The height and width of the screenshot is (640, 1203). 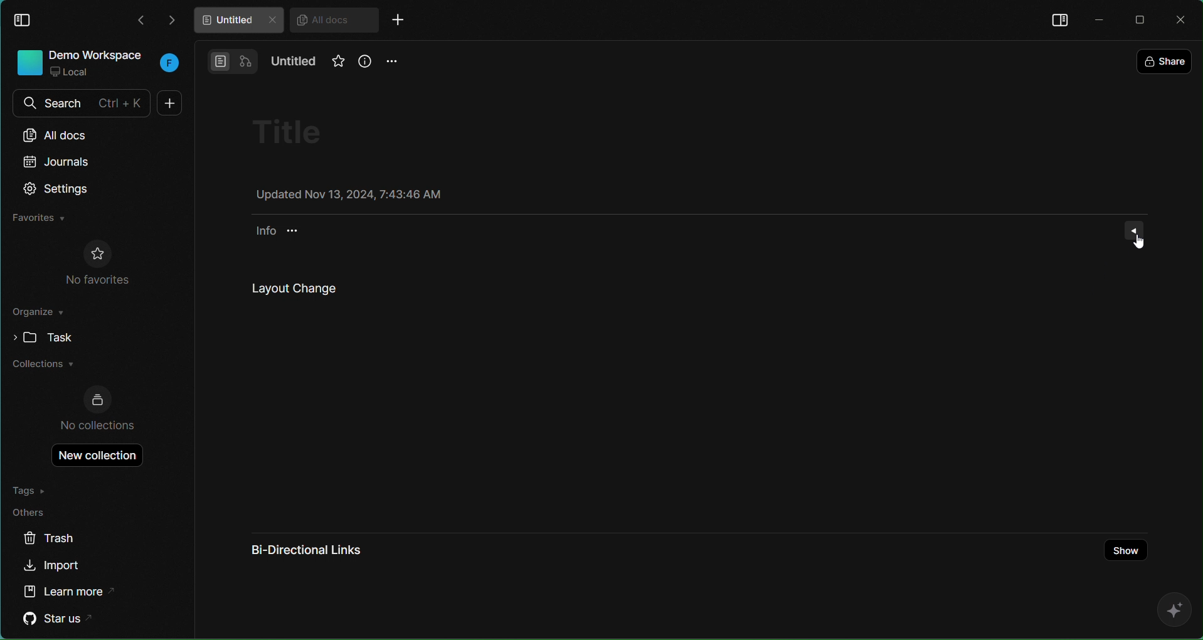 What do you see at coordinates (1098, 18) in the screenshot?
I see `minimize` at bounding box center [1098, 18].